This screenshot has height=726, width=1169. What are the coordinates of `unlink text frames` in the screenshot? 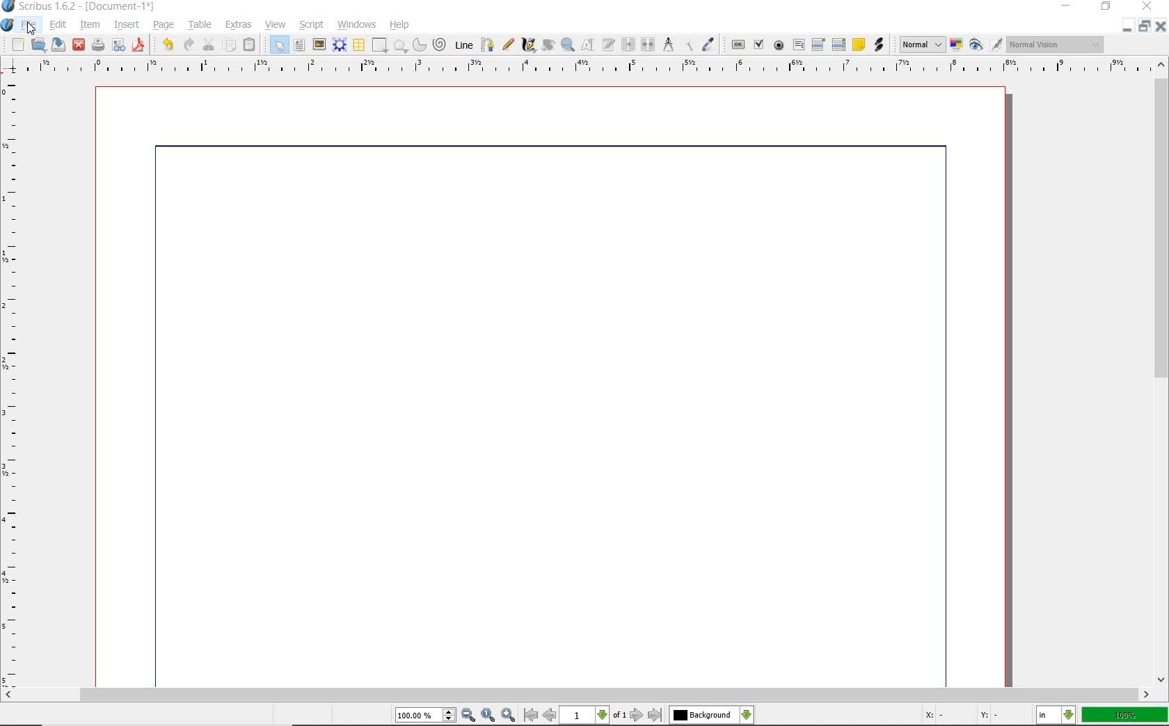 It's located at (649, 44).